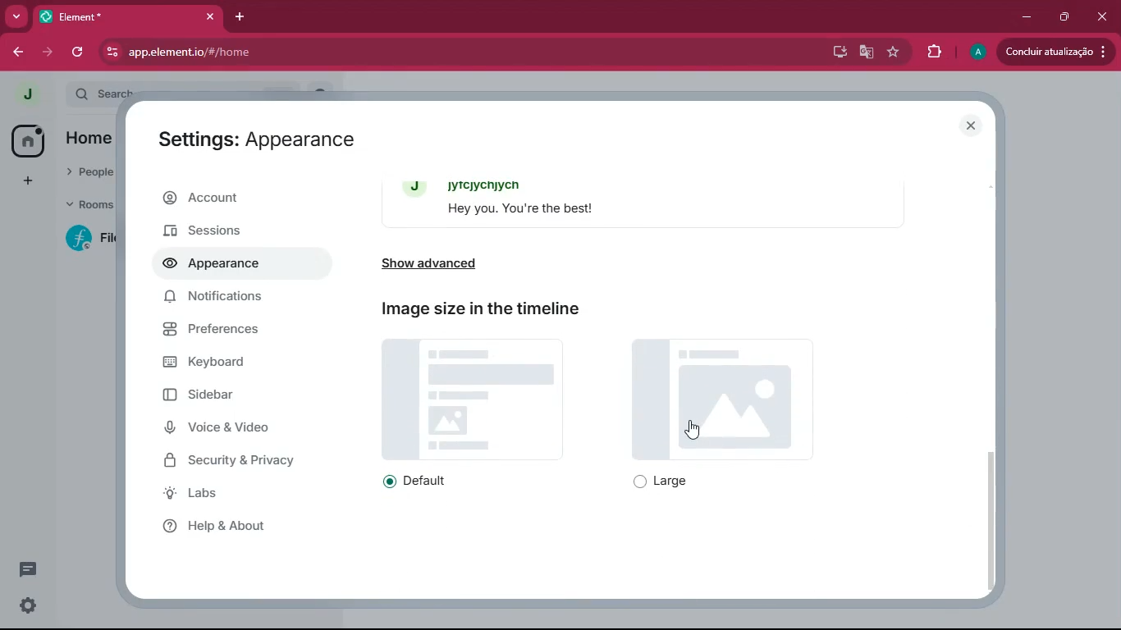 Image resolution: width=1121 pixels, height=630 pixels. Describe the element at coordinates (836, 51) in the screenshot. I see `desktop` at that location.